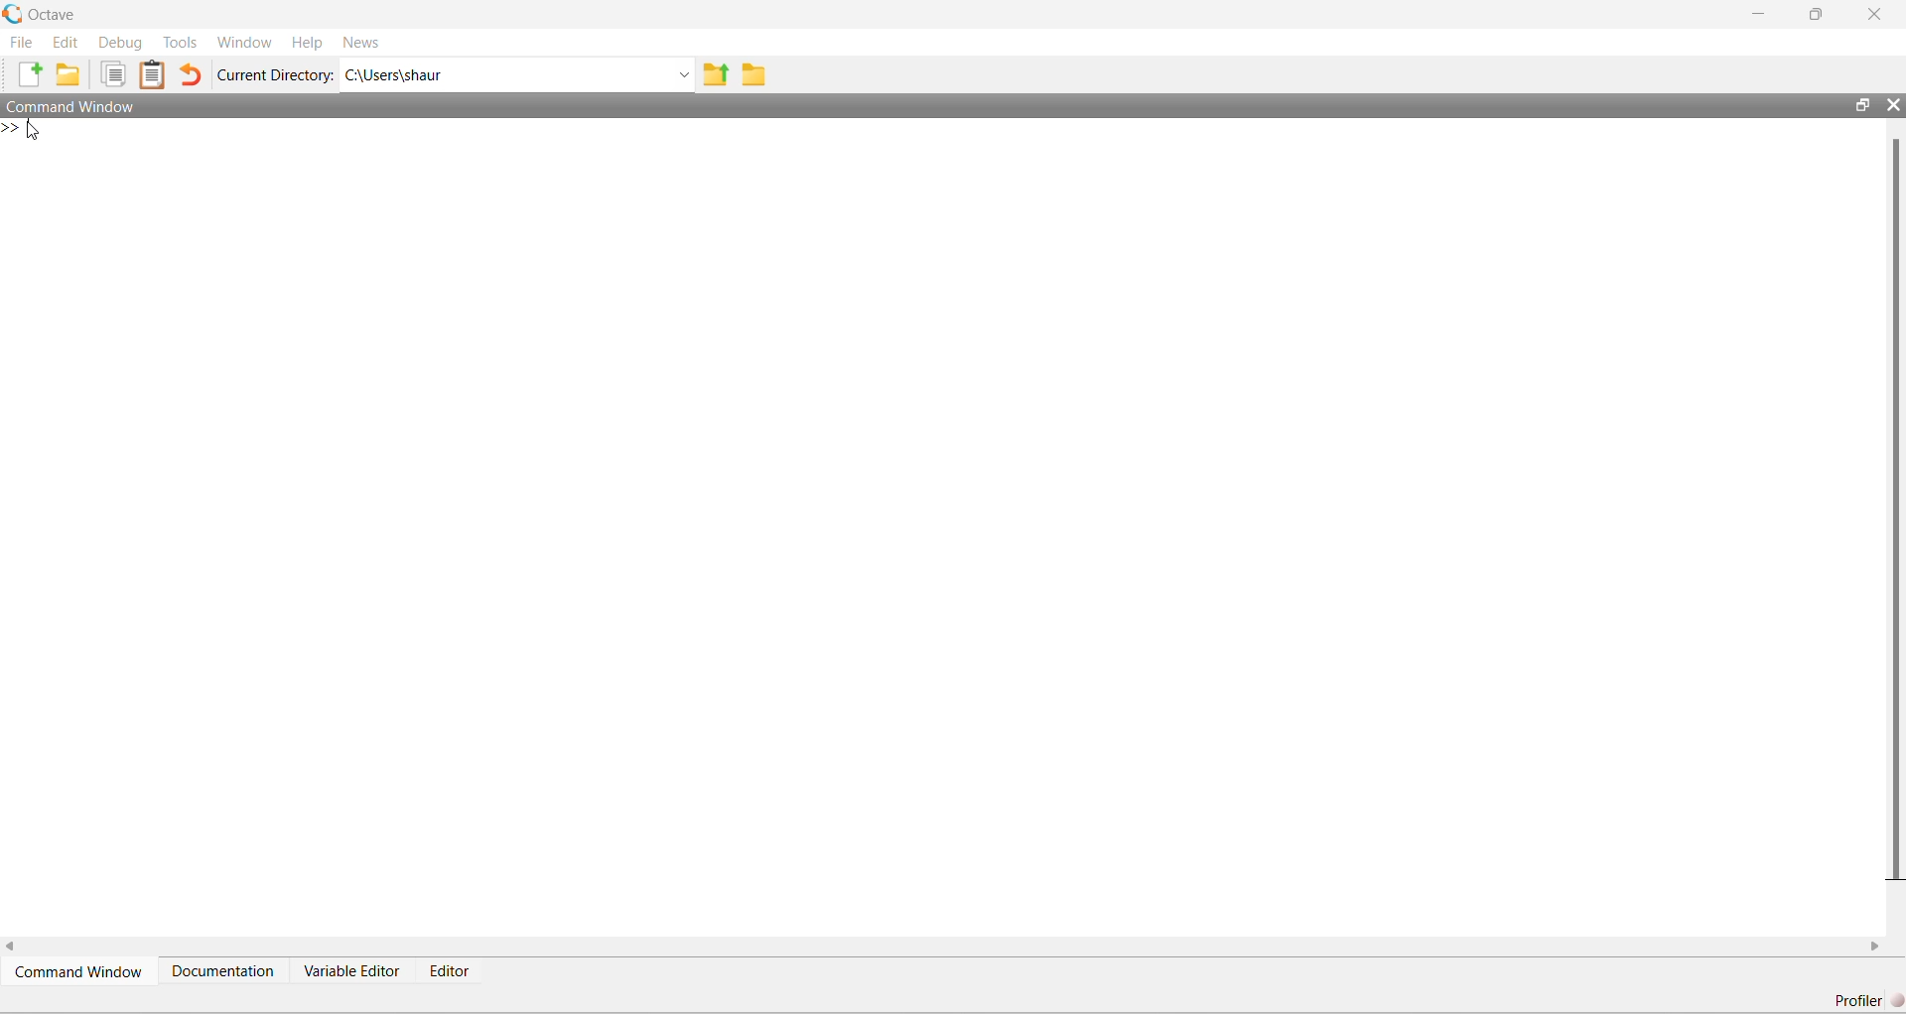 The height and width of the screenshot is (1014, 1906). What do you see at coordinates (452, 971) in the screenshot?
I see `Editor` at bounding box center [452, 971].